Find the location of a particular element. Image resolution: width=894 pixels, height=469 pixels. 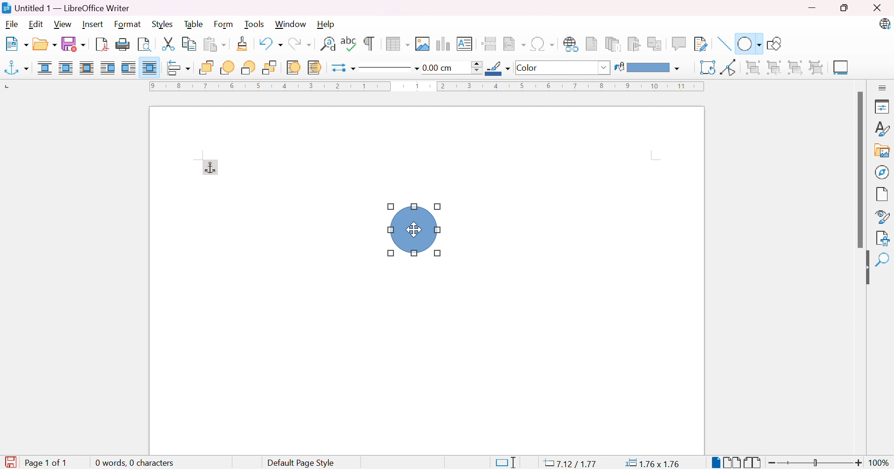

Select anchor for object is located at coordinates (210, 167).